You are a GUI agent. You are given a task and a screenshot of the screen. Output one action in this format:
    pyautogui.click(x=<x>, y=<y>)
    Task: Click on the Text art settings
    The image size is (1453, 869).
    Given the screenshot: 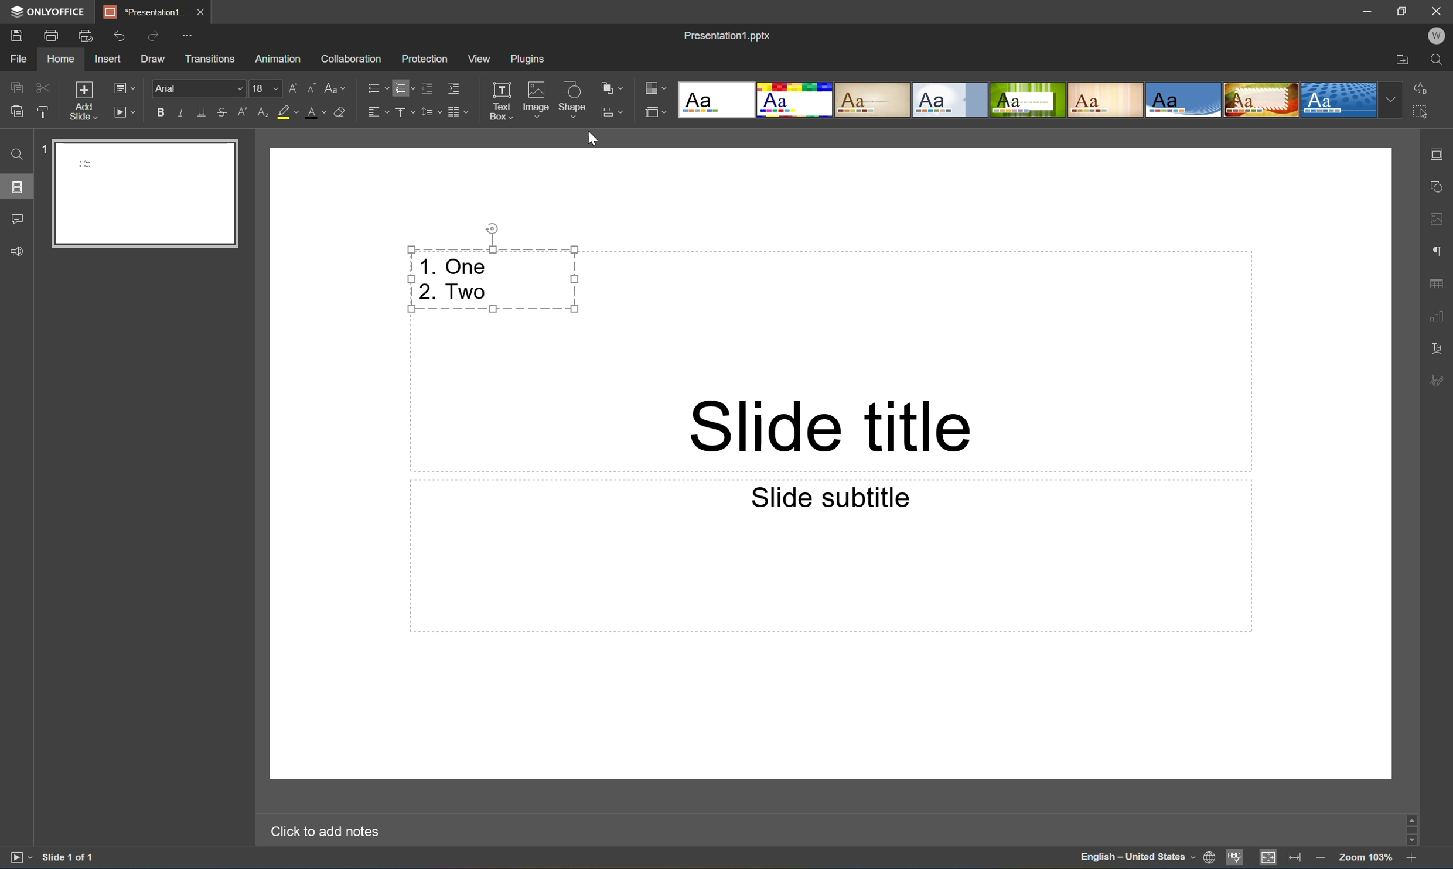 What is the action you would take?
    pyautogui.click(x=1438, y=347)
    